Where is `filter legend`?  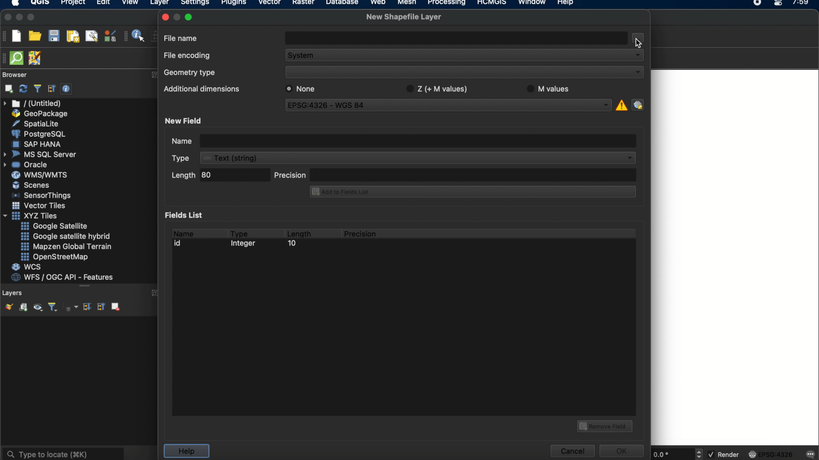
filter legend is located at coordinates (52, 308).